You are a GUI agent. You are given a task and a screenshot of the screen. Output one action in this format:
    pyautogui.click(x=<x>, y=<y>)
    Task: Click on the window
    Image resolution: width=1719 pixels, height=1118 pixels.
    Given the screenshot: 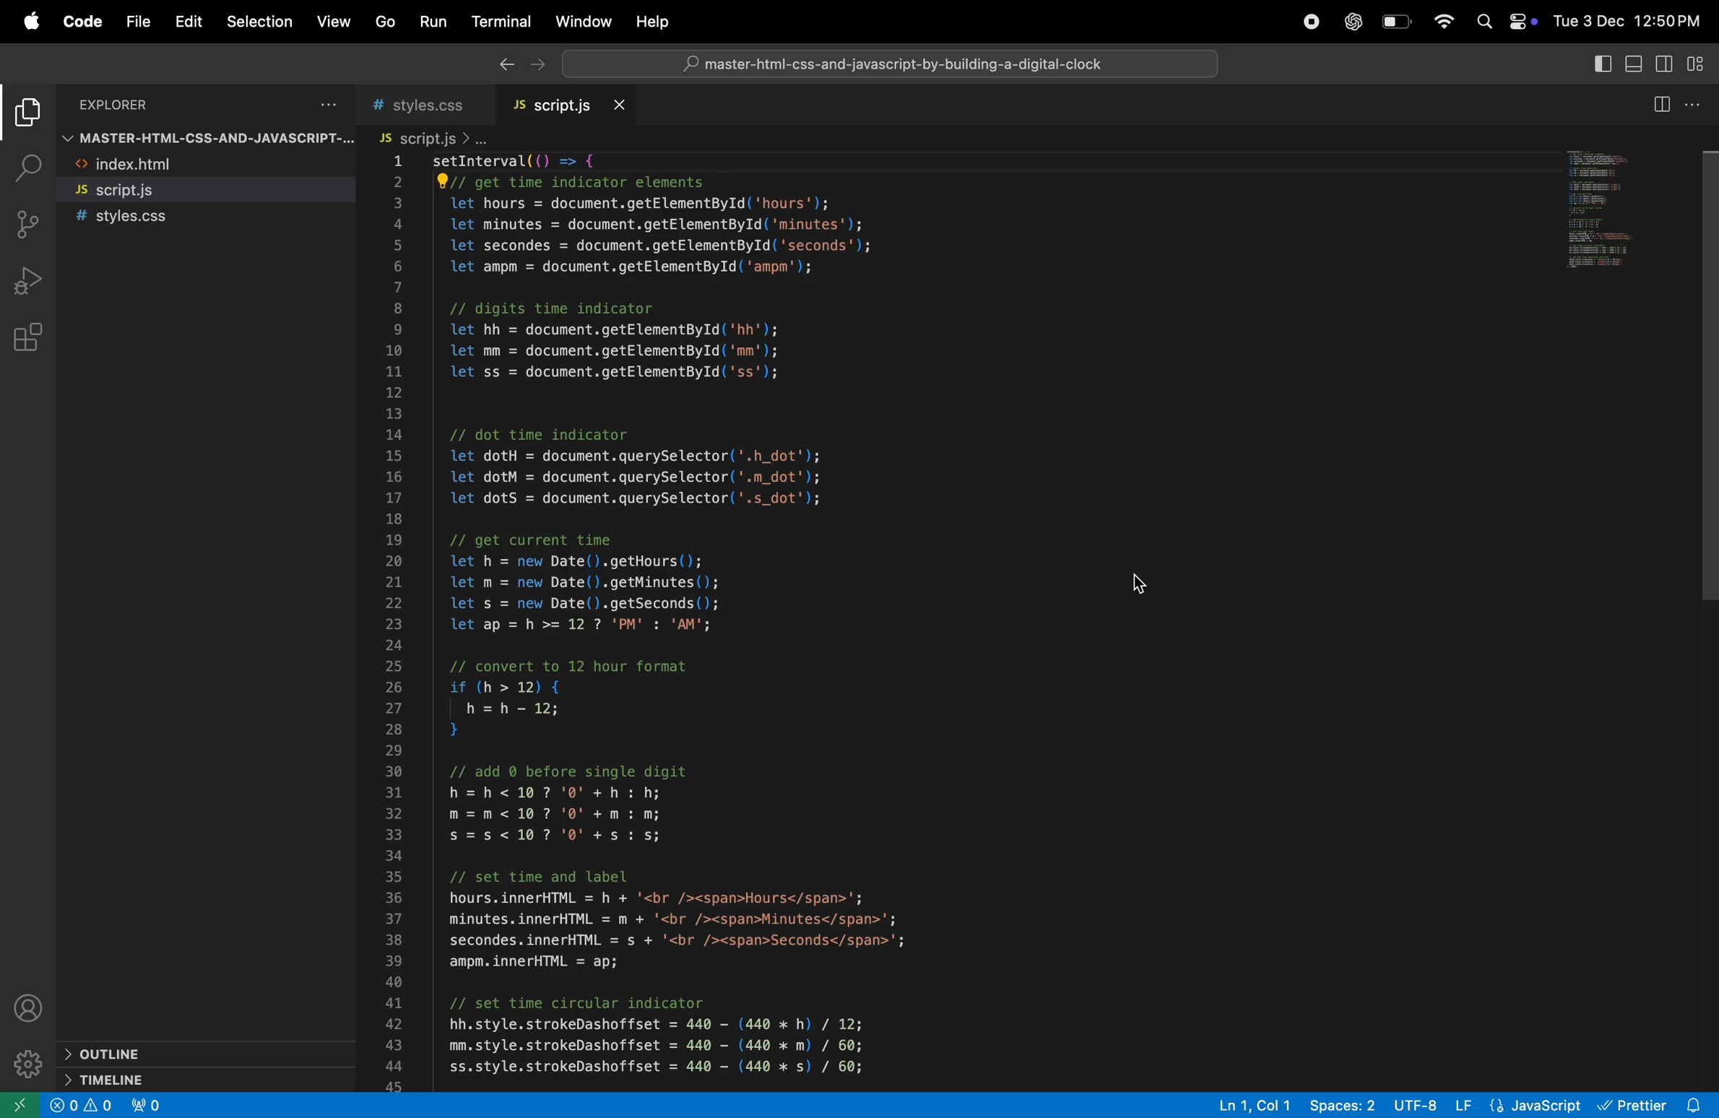 What is the action you would take?
    pyautogui.click(x=584, y=22)
    